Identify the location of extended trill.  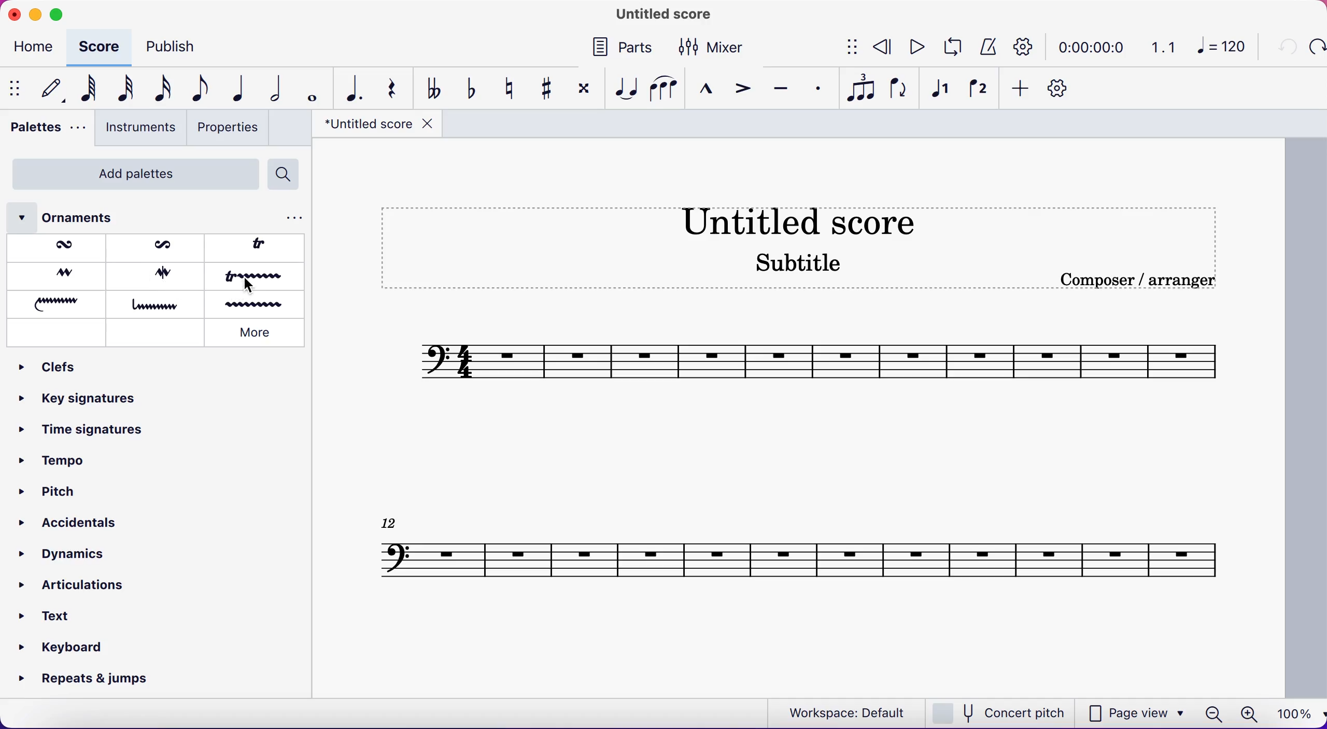
(257, 278).